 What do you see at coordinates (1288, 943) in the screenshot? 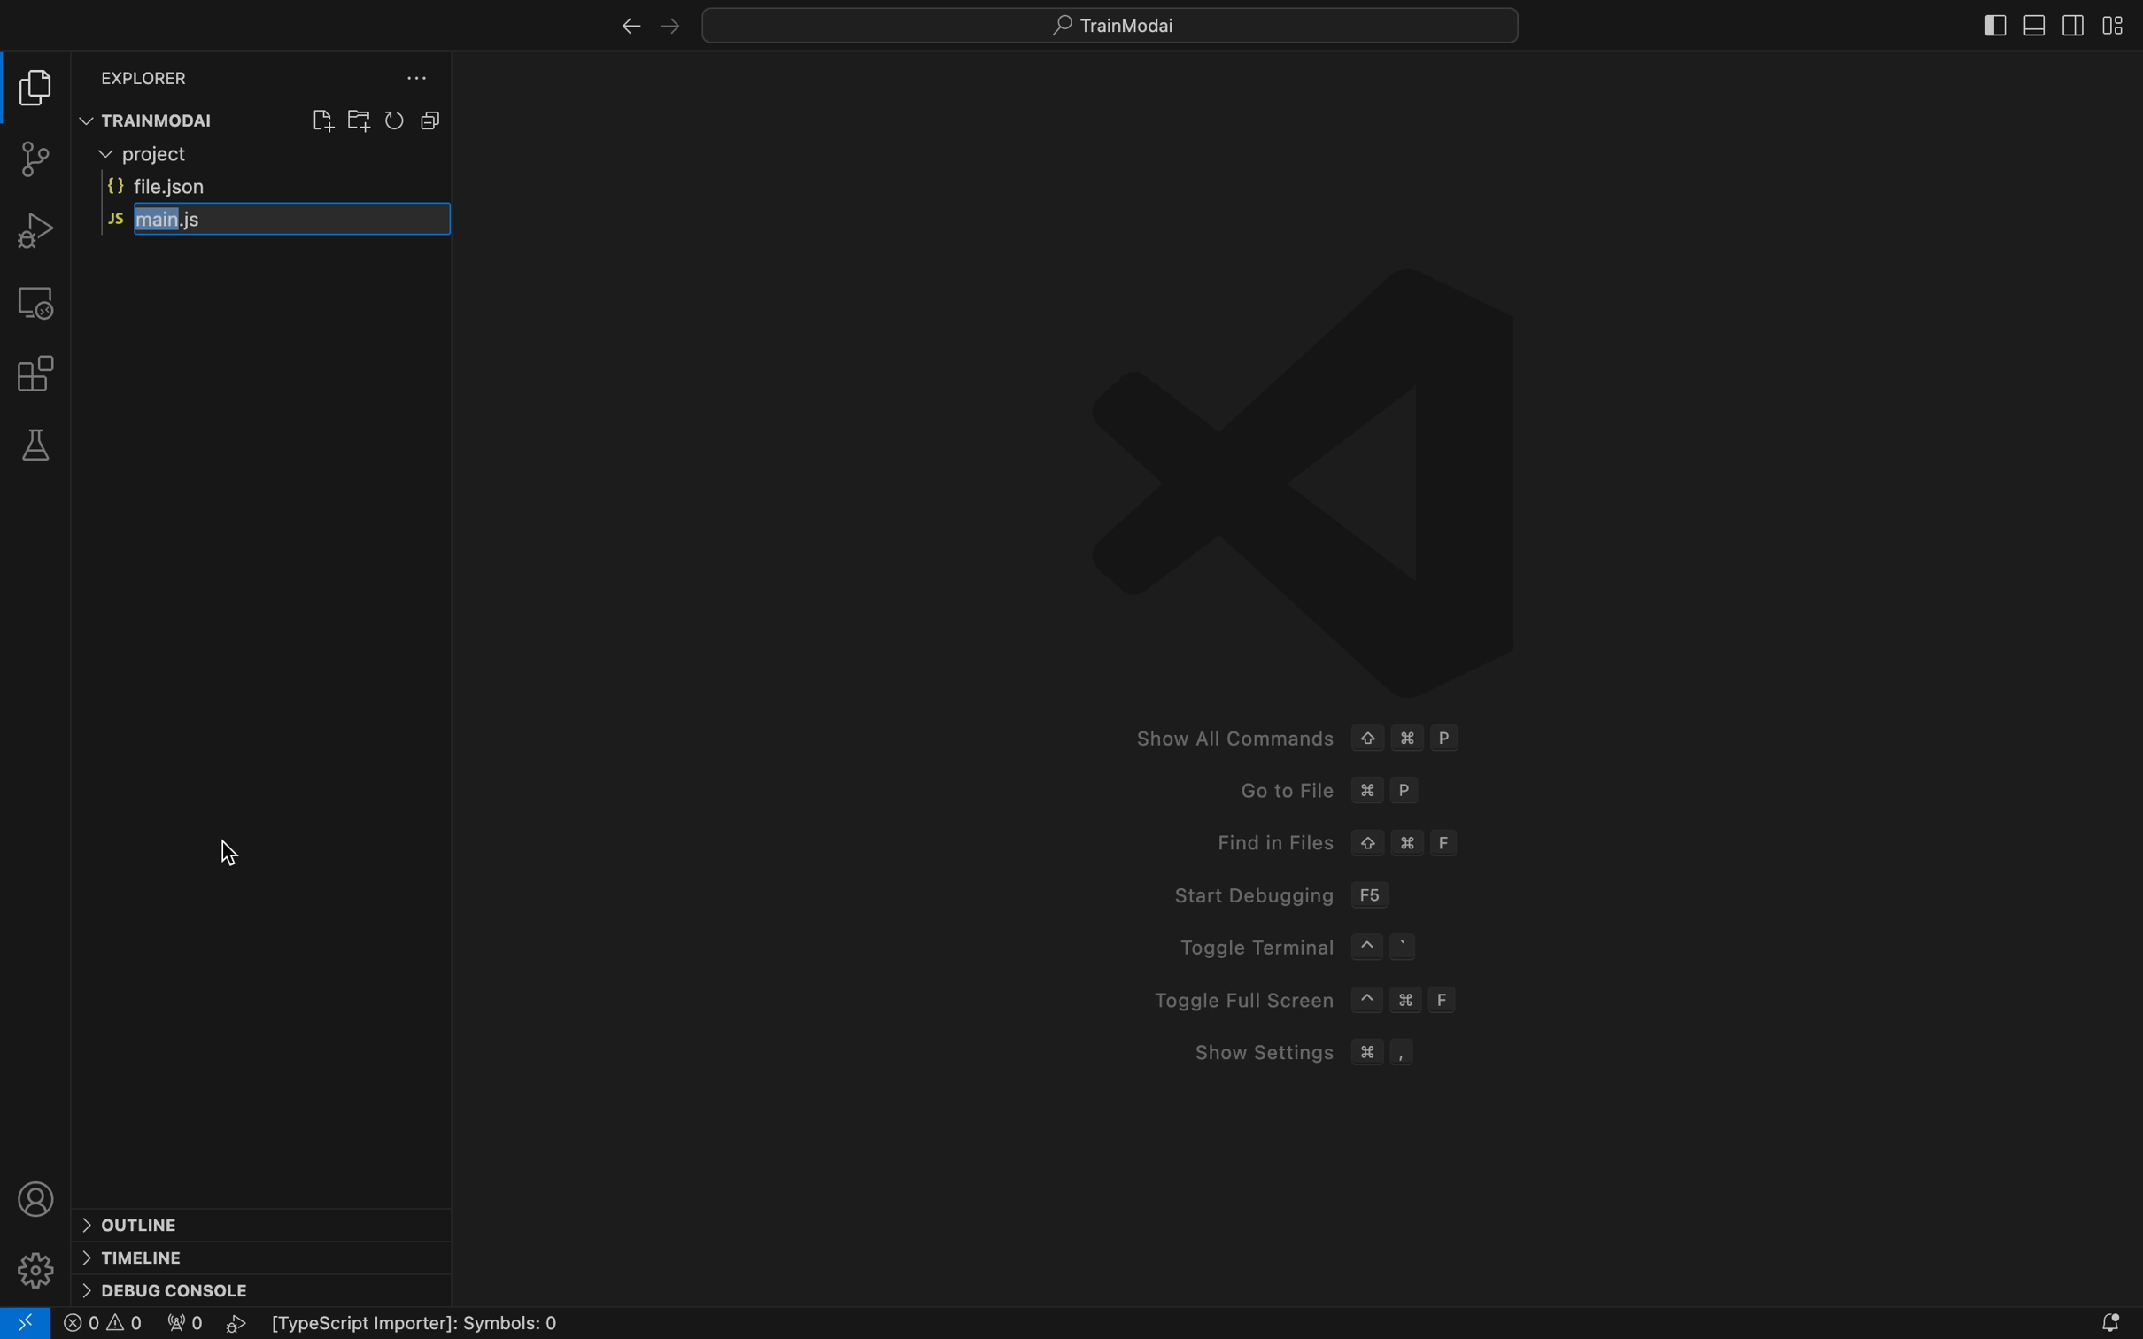
I see `Toggle Terminal` at bounding box center [1288, 943].